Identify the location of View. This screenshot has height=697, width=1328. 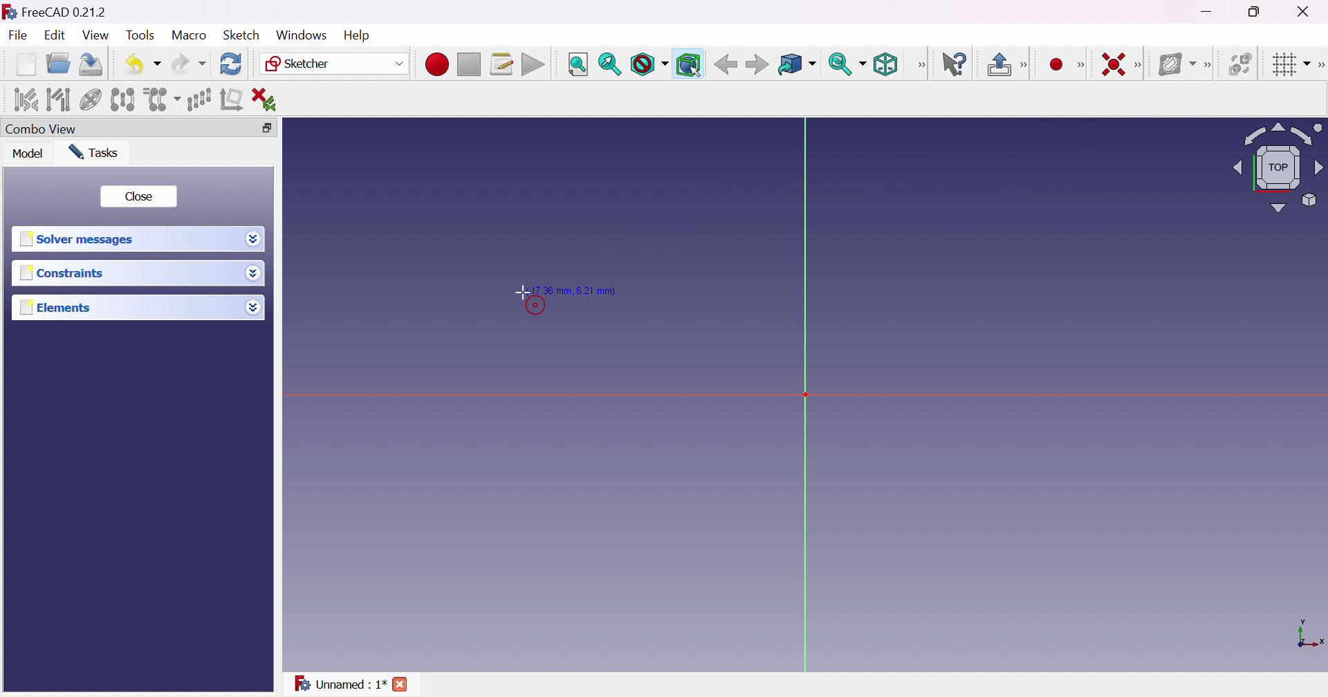
(95, 35).